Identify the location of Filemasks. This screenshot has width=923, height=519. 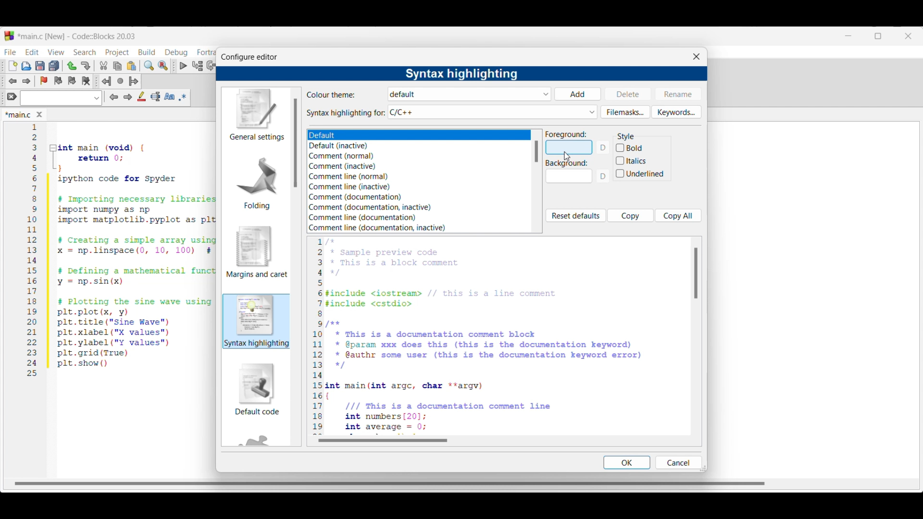
(625, 112).